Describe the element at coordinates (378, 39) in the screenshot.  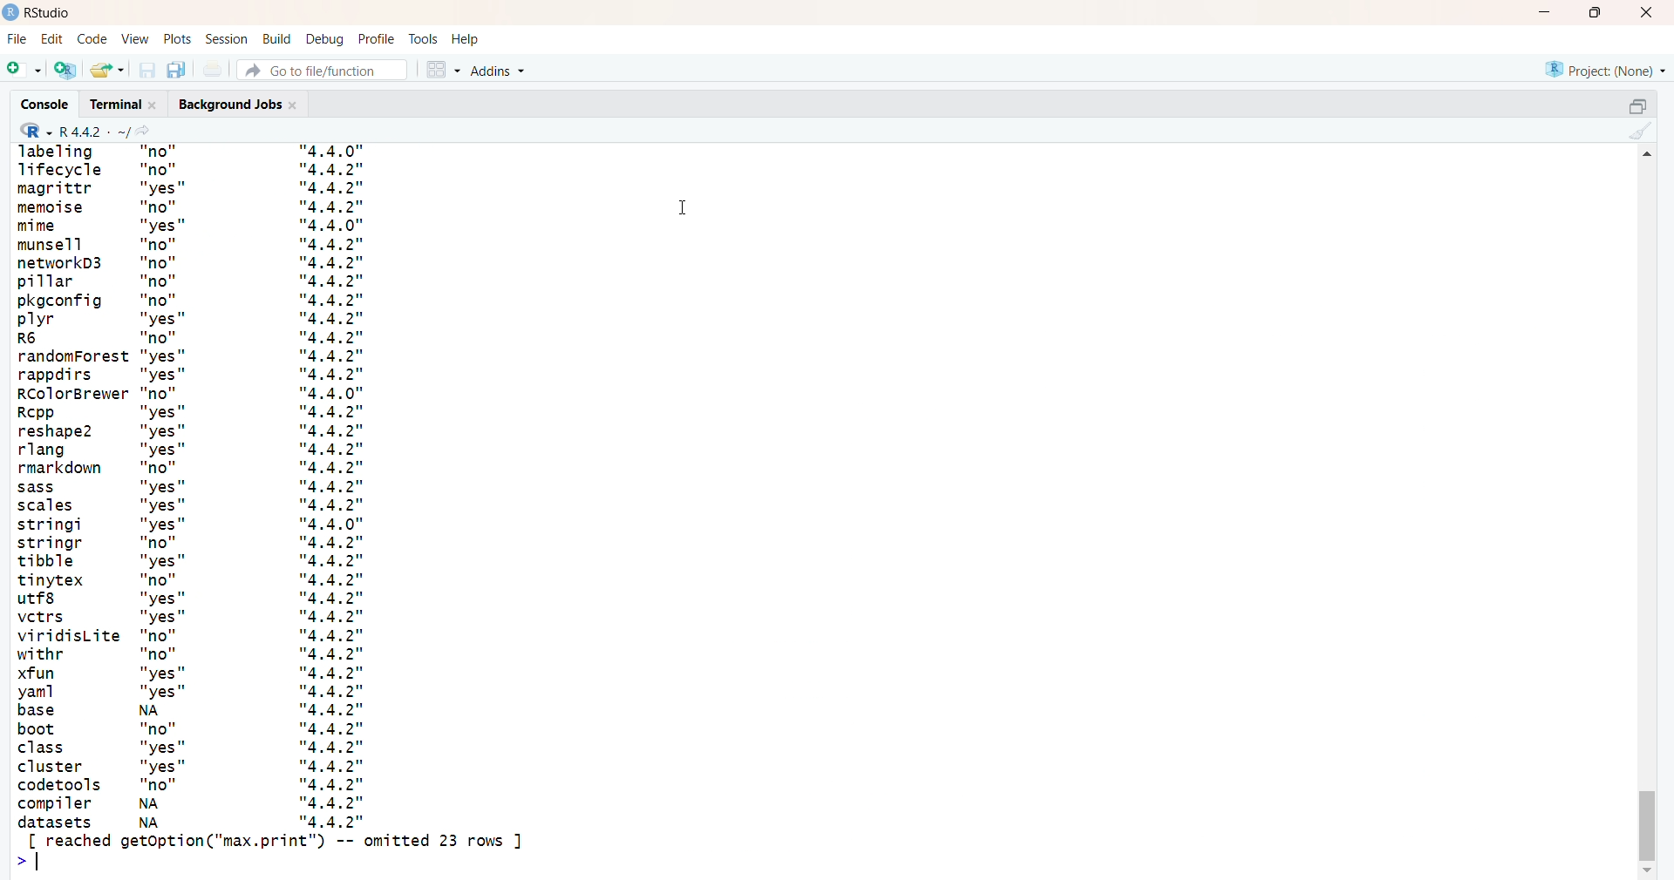
I see `profile` at that location.